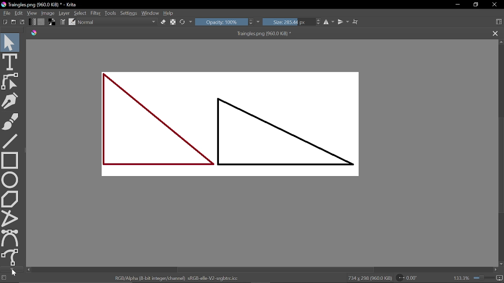  What do you see at coordinates (278, 269) in the screenshot?
I see `Horizontal scroll` at bounding box center [278, 269].